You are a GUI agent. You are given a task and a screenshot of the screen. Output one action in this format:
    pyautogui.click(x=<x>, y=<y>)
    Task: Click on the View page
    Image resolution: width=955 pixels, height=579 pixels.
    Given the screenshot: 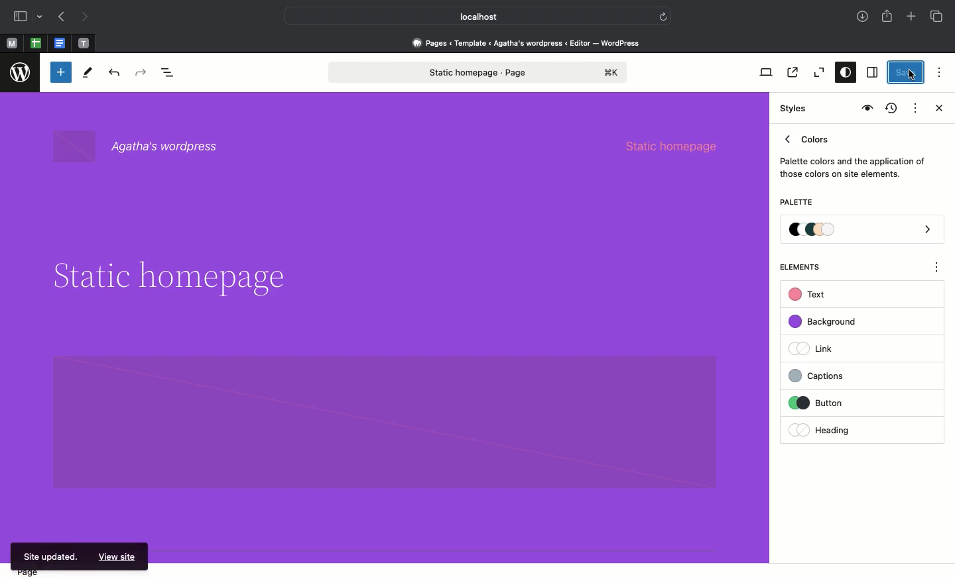 What is the action you would take?
    pyautogui.click(x=791, y=72)
    